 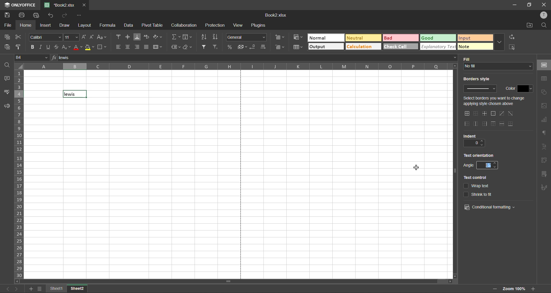 I want to click on increase indent, so click(x=484, y=140).